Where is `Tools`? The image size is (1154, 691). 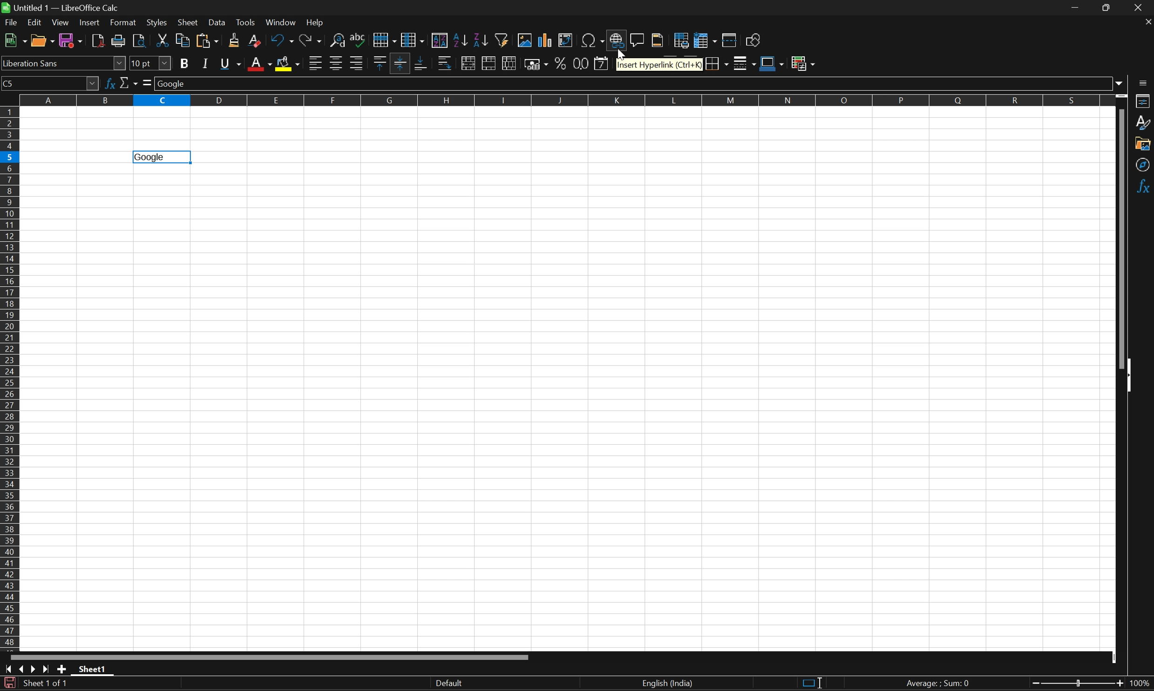 Tools is located at coordinates (248, 23).